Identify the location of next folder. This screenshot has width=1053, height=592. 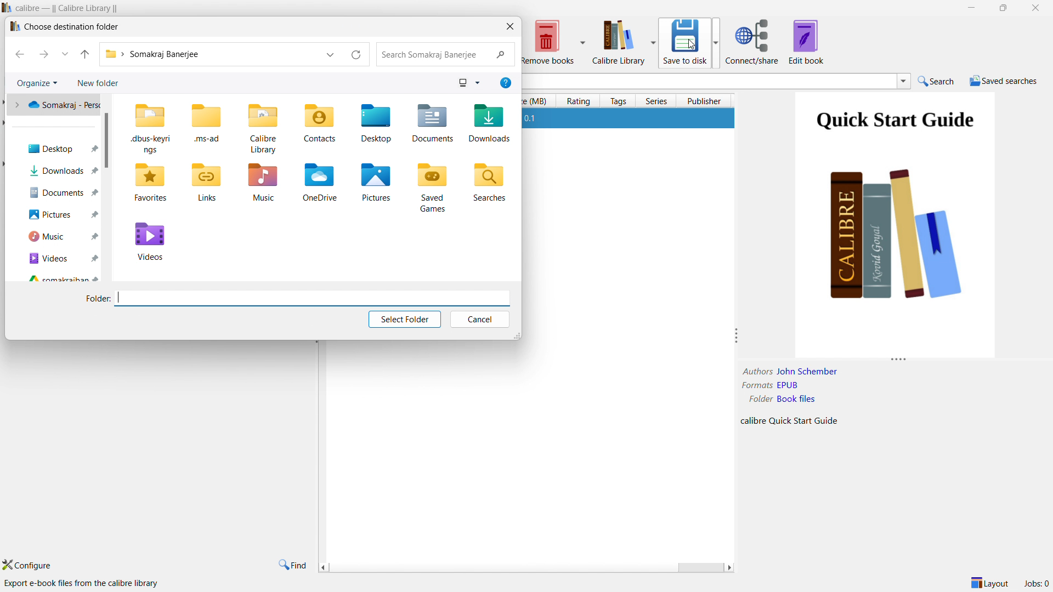
(42, 54).